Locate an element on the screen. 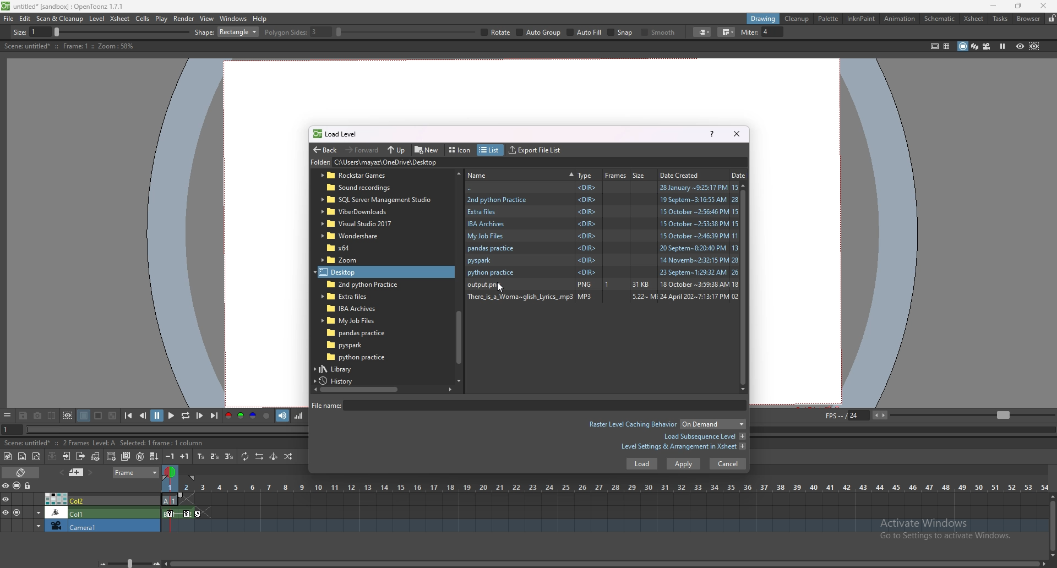 The image size is (1057, 568). histogram is located at coordinates (298, 416).